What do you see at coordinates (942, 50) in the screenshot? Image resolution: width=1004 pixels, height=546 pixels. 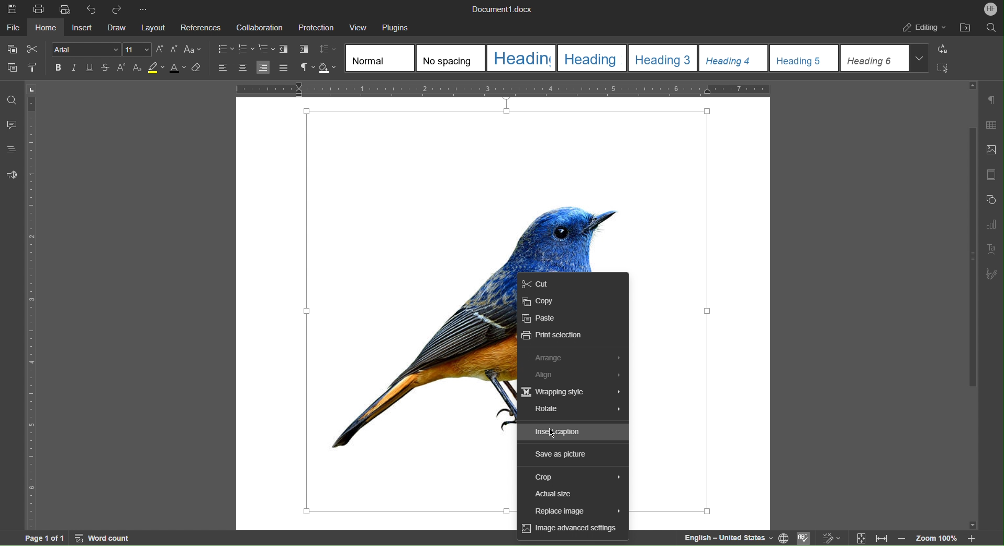 I see `Replace` at bounding box center [942, 50].